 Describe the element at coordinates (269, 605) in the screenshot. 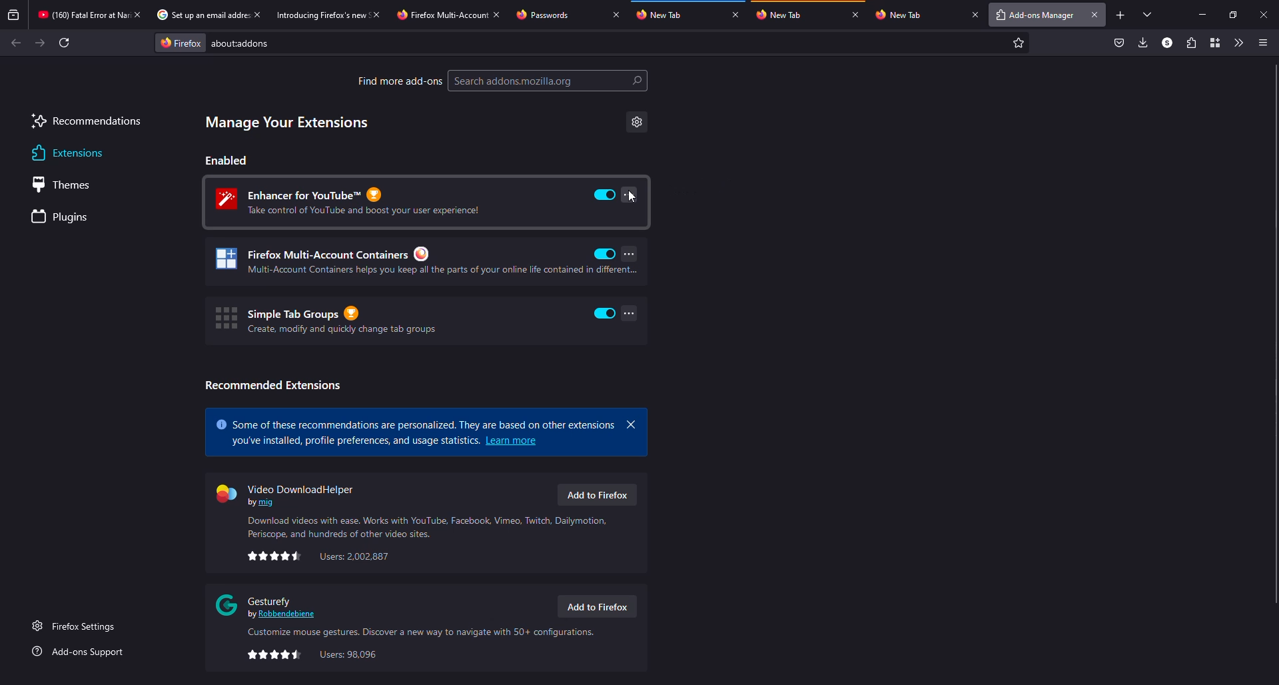

I see `gesturefy` at that location.